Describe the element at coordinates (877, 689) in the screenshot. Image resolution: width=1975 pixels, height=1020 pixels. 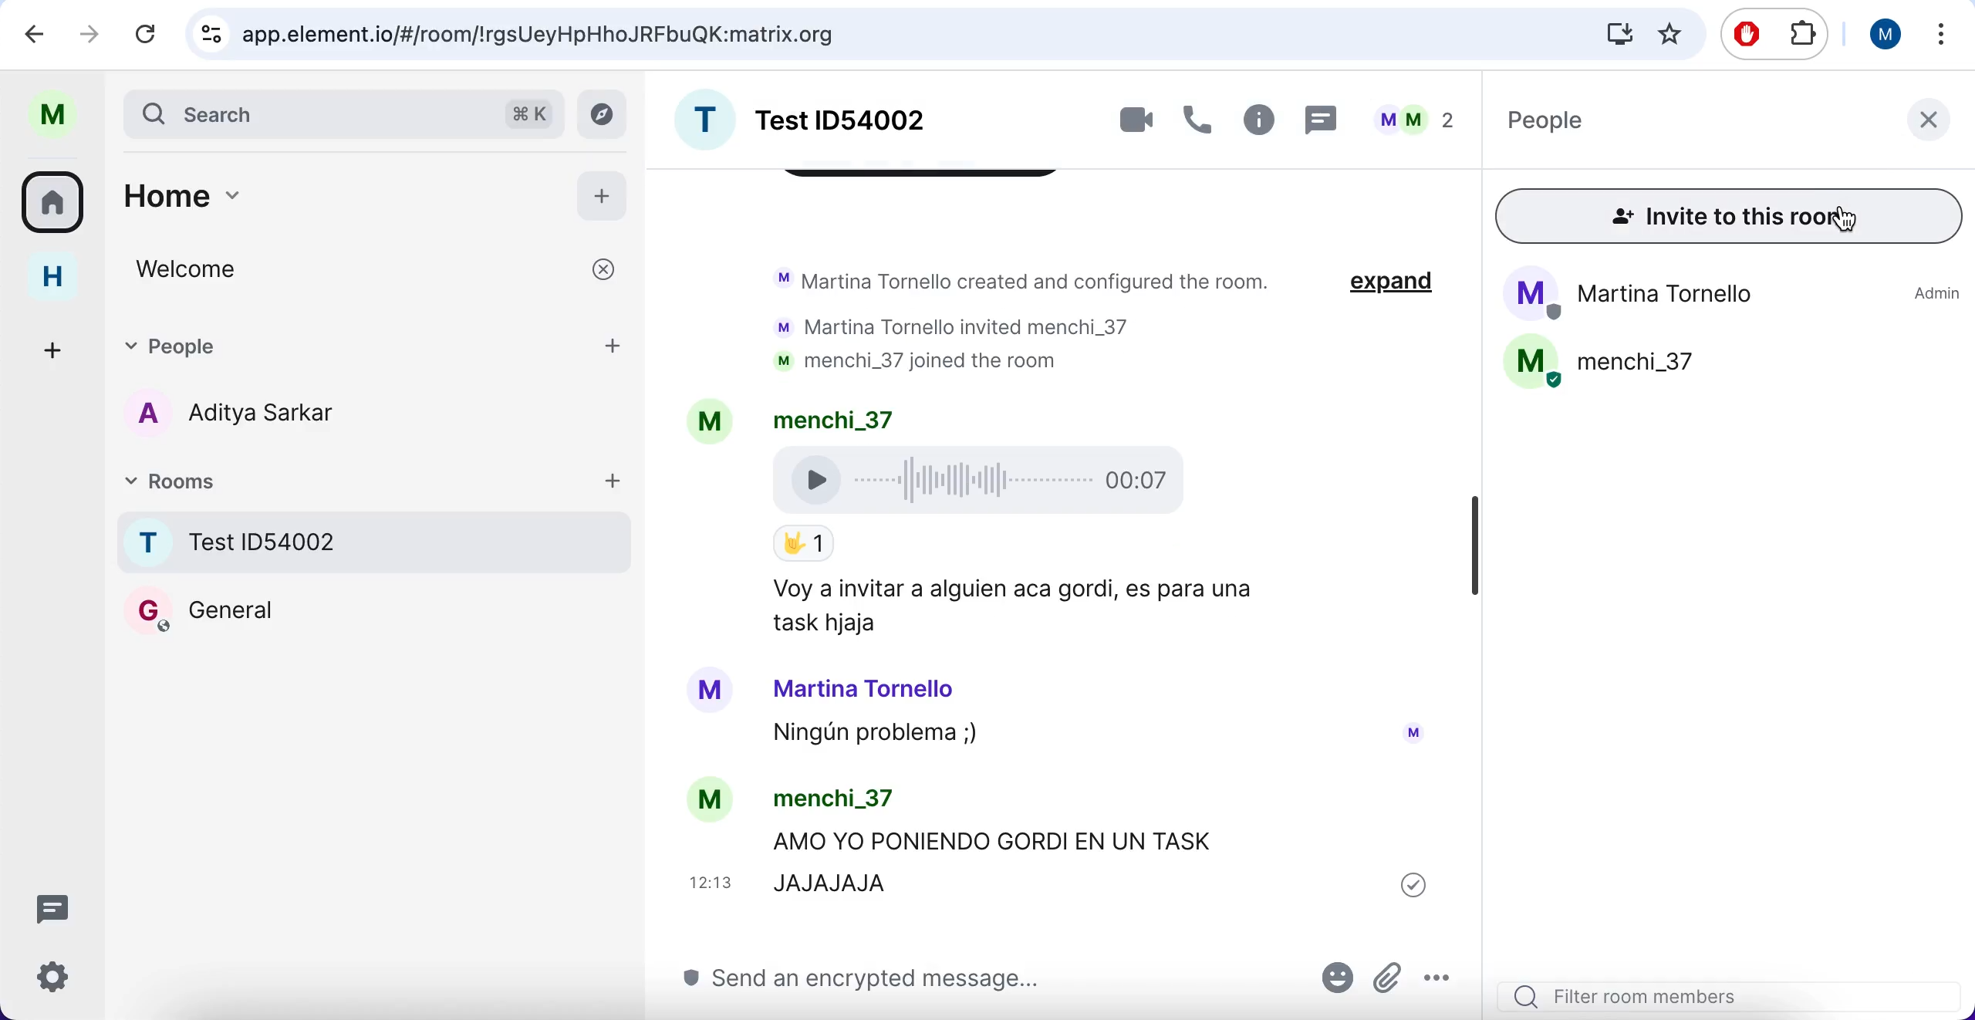
I see `Martina Tornello` at that location.